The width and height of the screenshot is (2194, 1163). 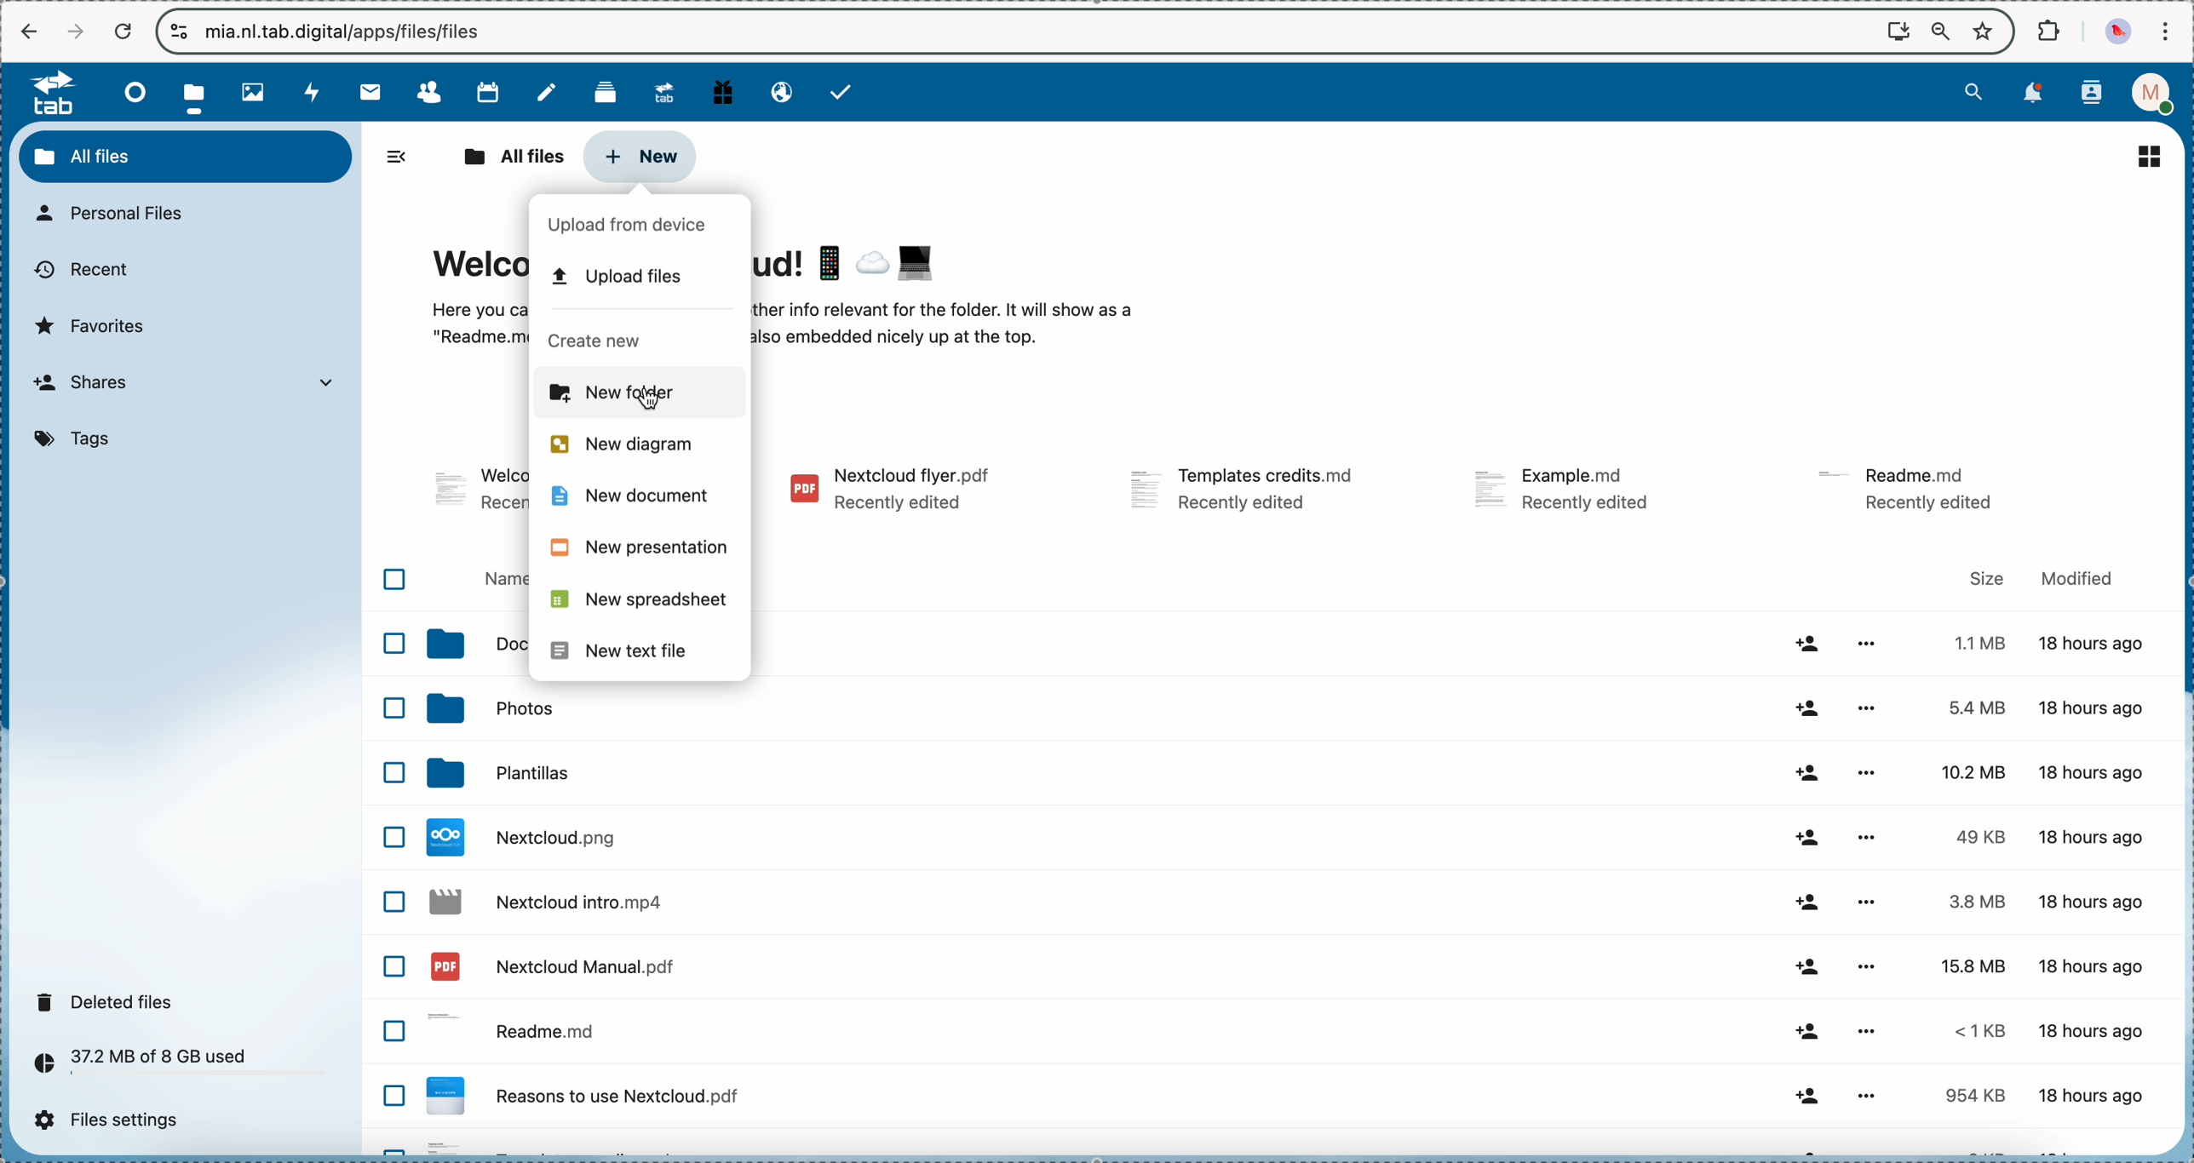 What do you see at coordinates (1867, 838) in the screenshot?
I see `more options` at bounding box center [1867, 838].